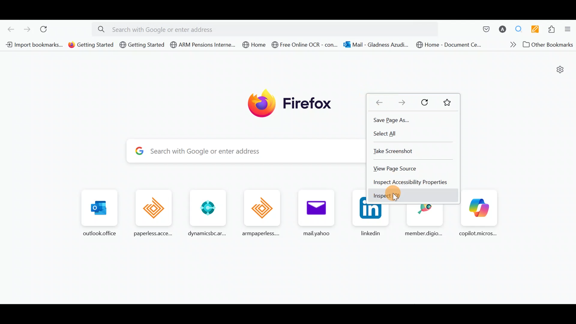  What do you see at coordinates (548, 45) in the screenshot?
I see `Other bookmarks` at bounding box center [548, 45].